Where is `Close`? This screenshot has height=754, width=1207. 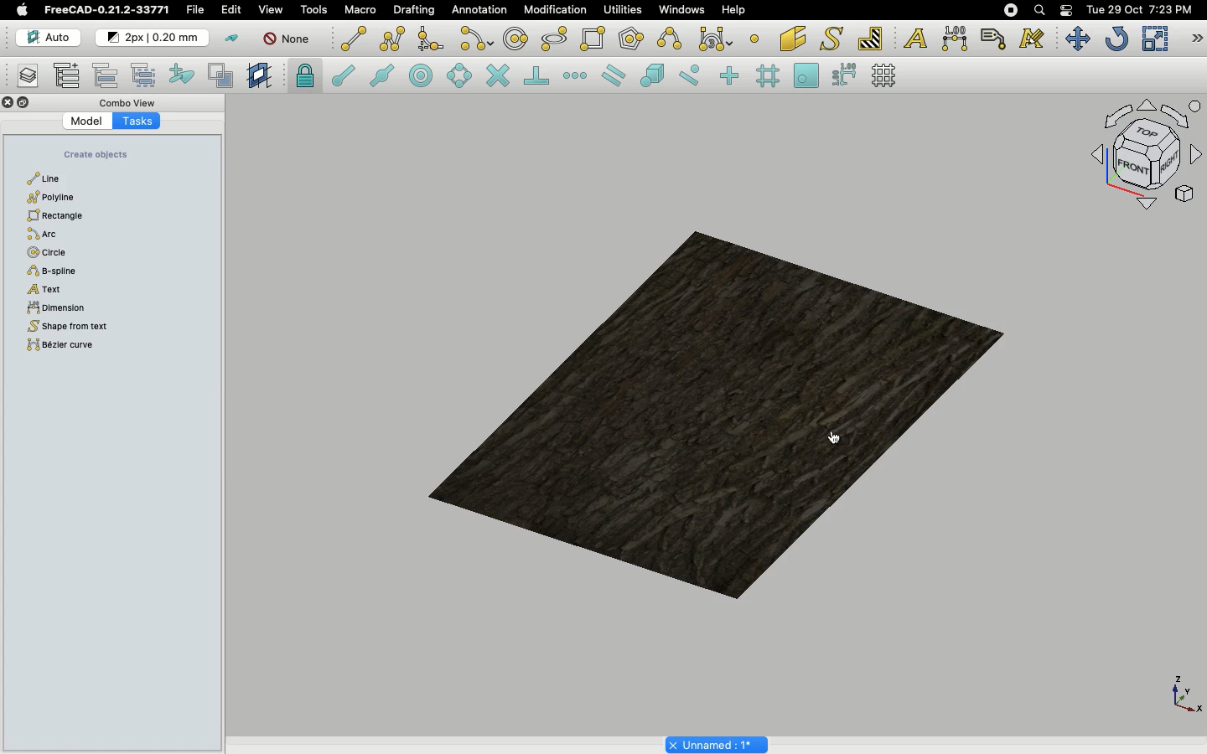
Close is located at coordinates (7, 102).